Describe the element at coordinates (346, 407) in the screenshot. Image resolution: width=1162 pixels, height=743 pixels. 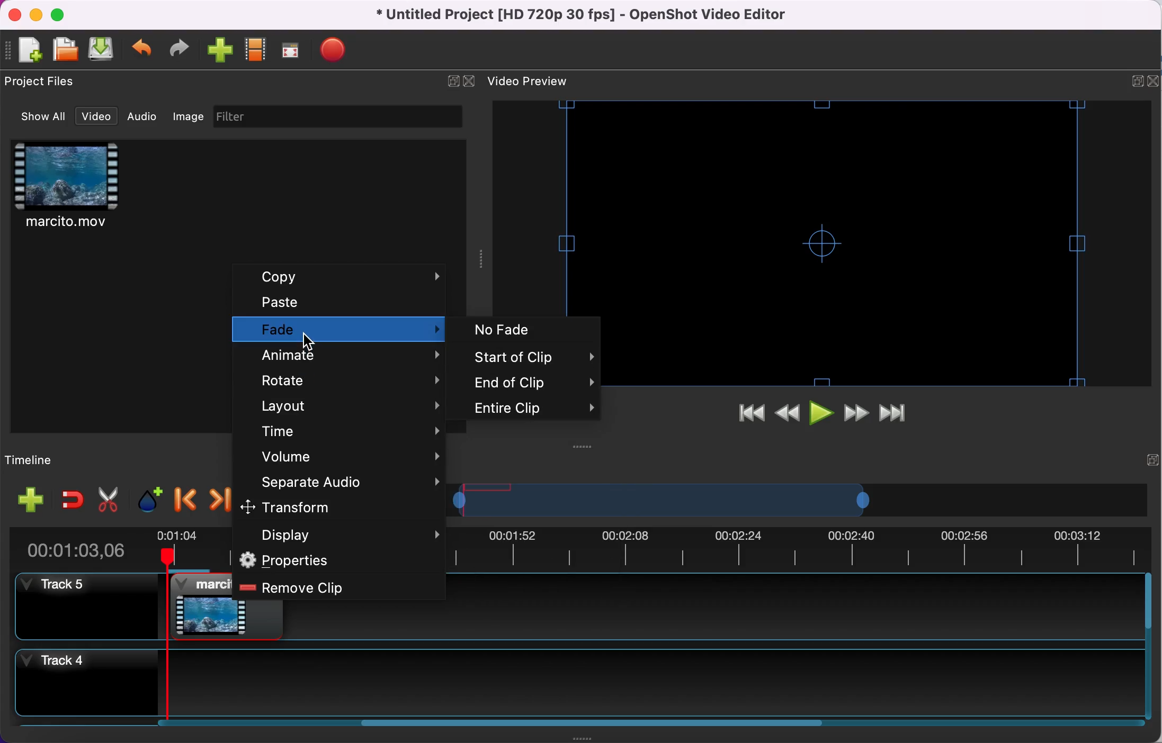
I see `layout` at that location.